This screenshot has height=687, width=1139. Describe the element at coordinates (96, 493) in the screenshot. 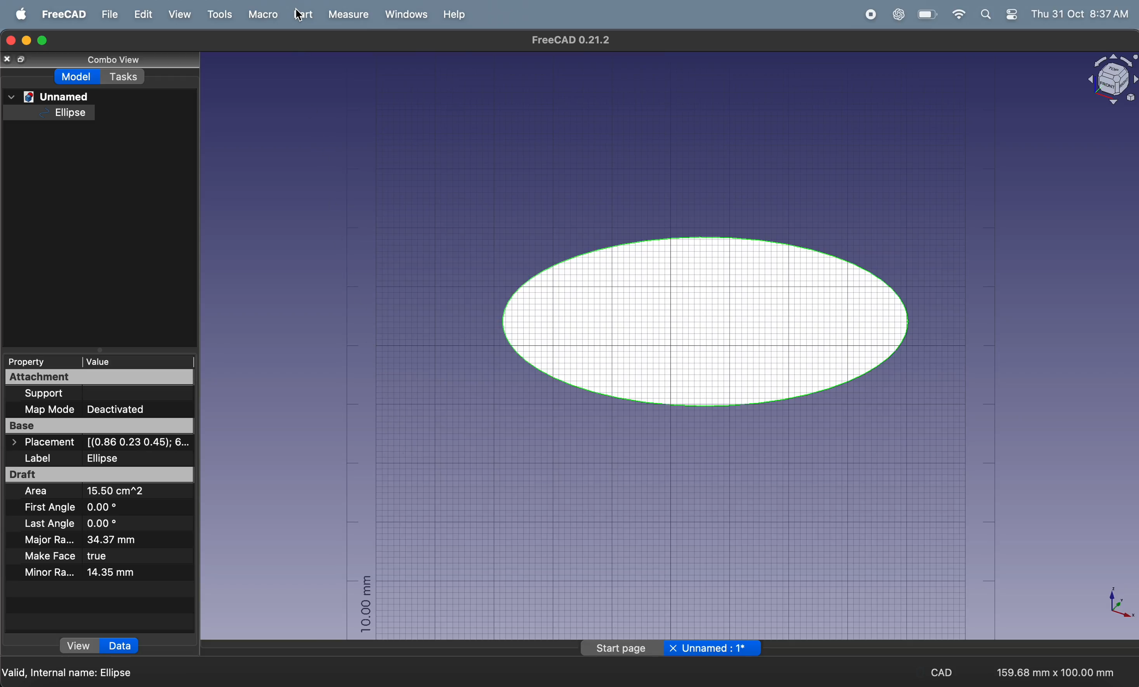

I see `area` at that location.